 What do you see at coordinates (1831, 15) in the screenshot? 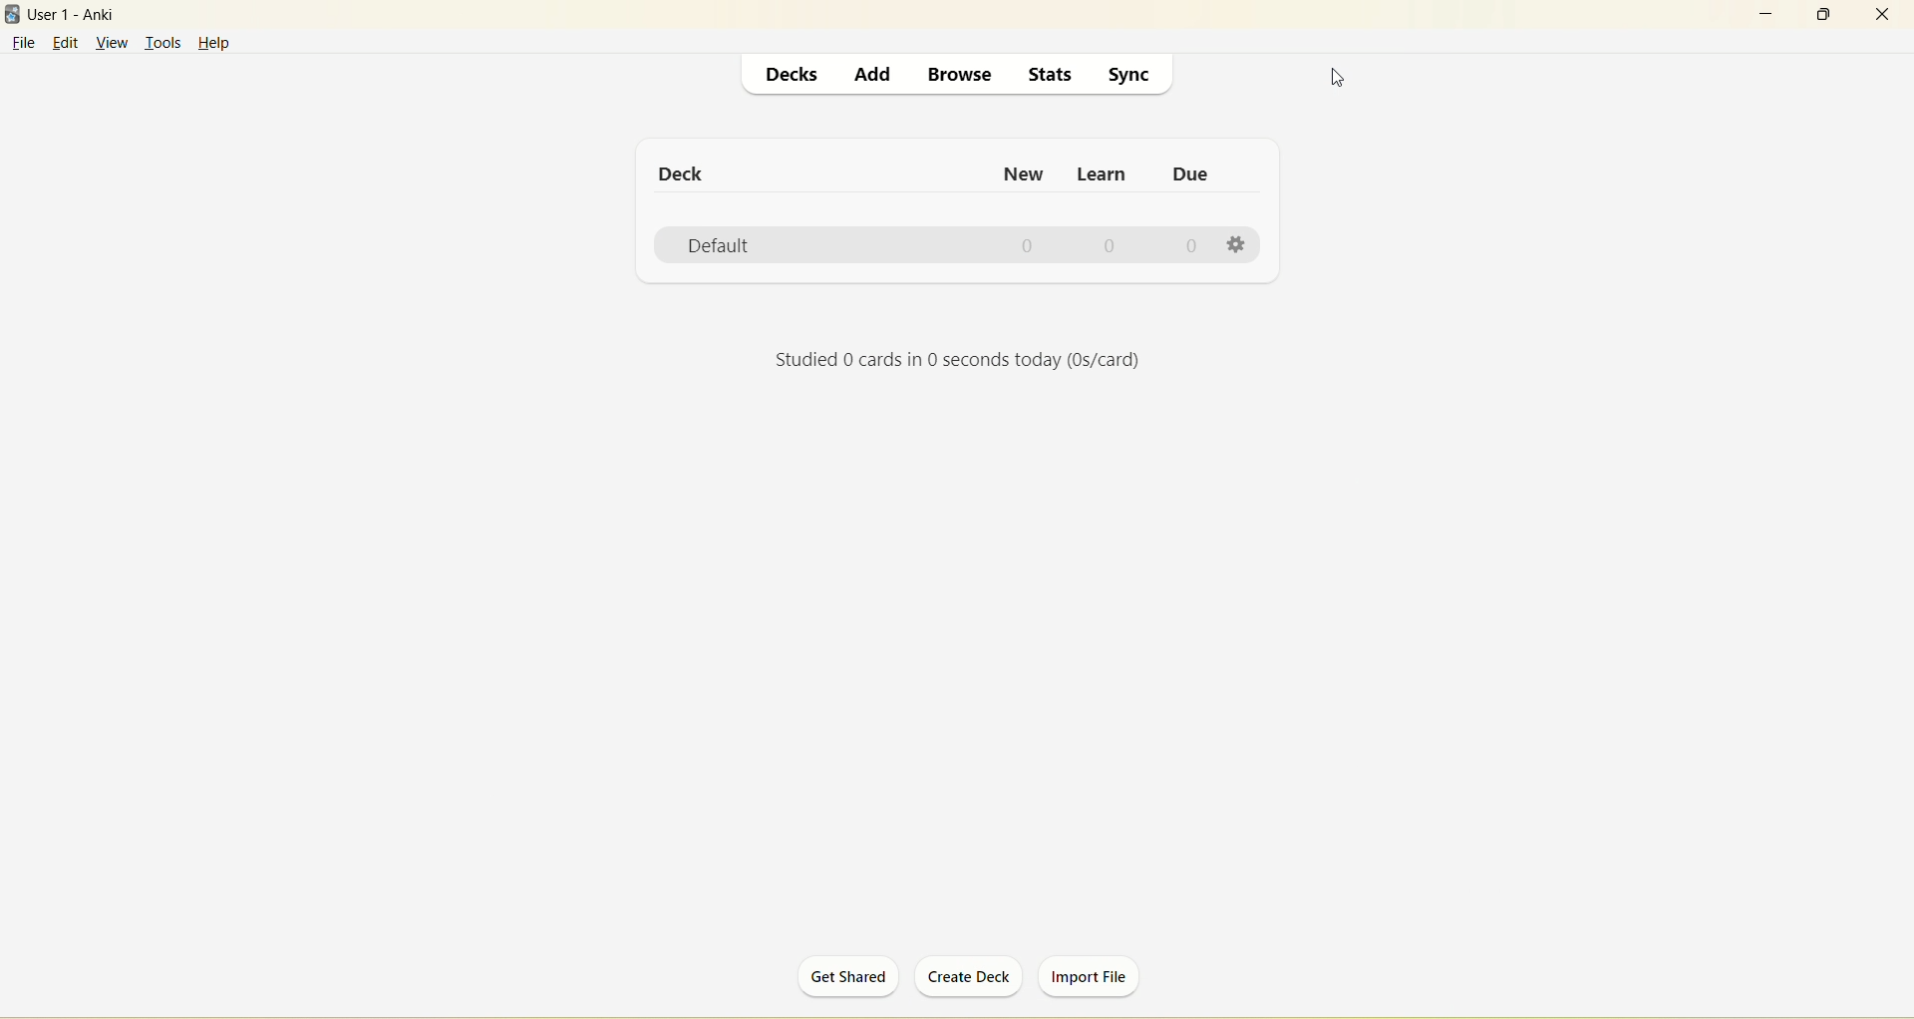
I see `maximize` at bounding box center [1831, 15].